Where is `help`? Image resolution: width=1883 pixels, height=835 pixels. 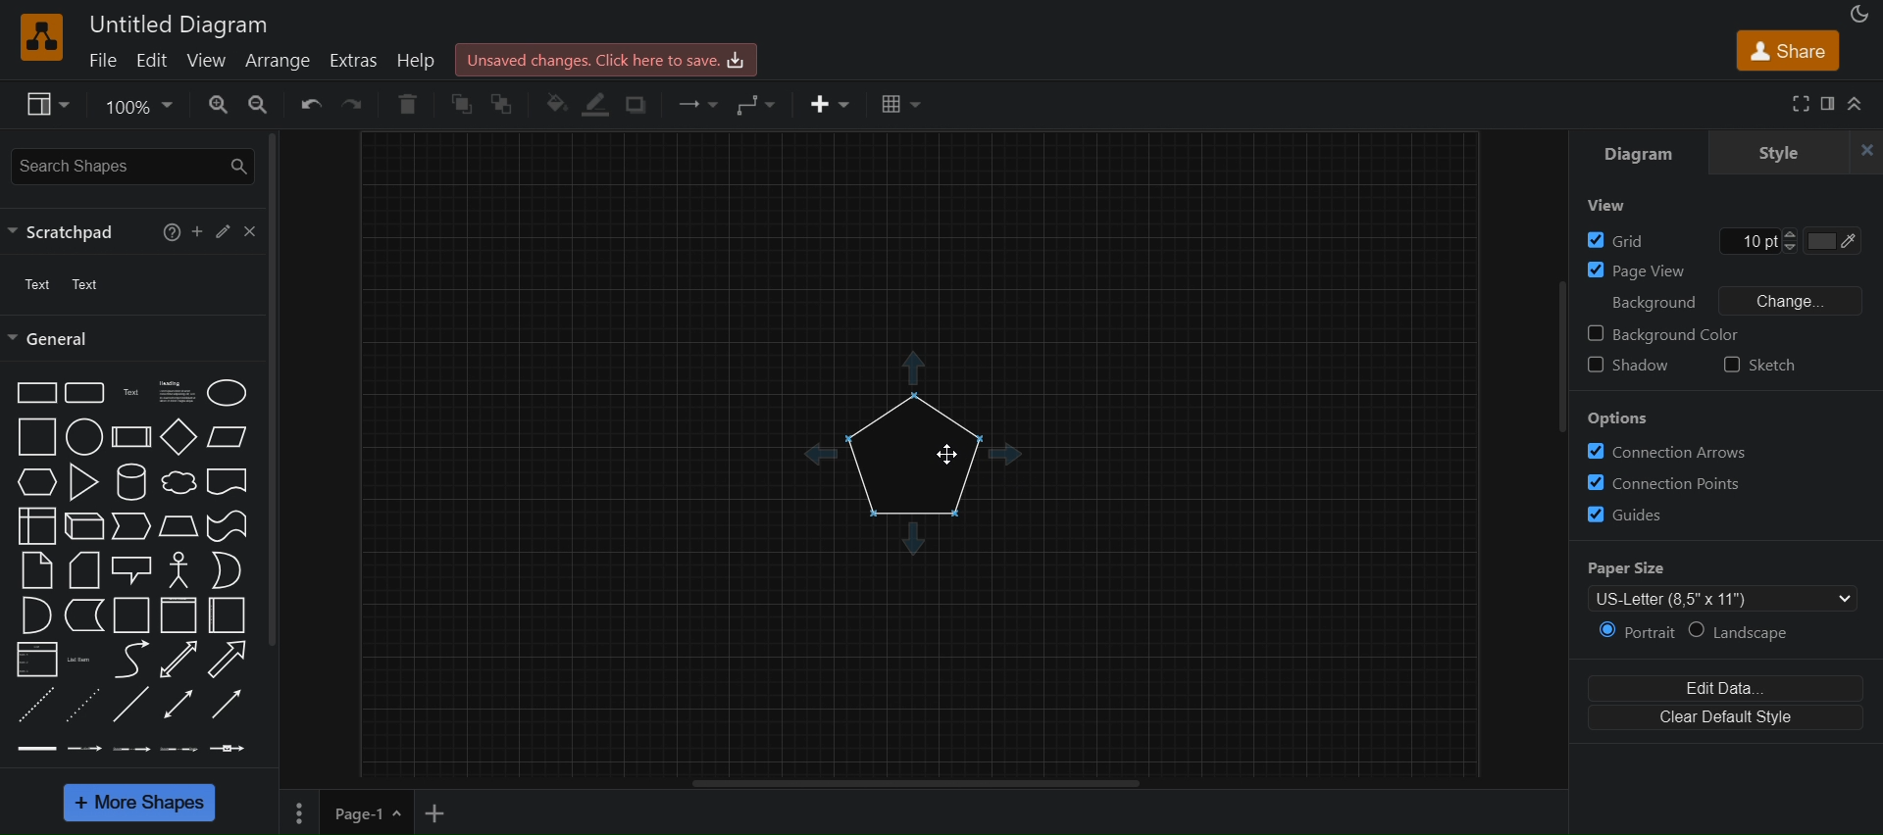
help is located at coordinates (416, 61).